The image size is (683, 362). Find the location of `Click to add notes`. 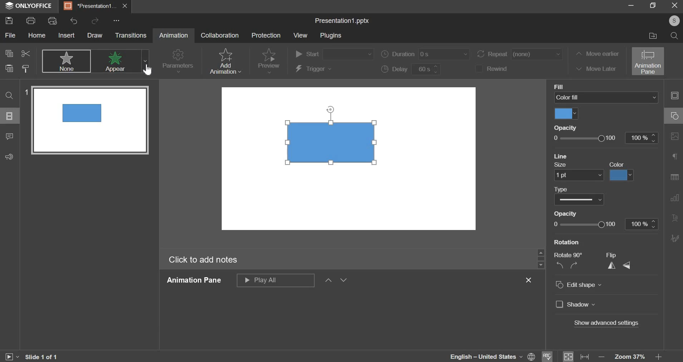

Click to add notes is located at coordinates (204, 260).